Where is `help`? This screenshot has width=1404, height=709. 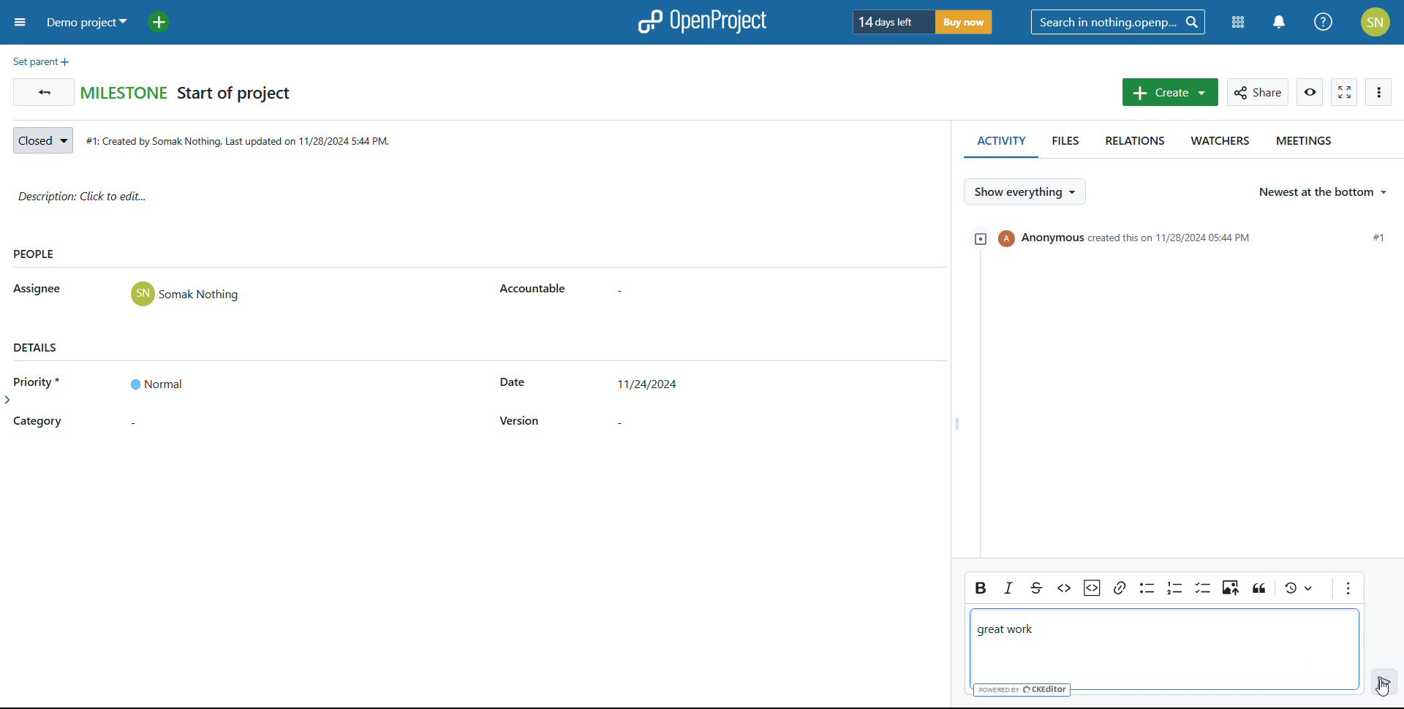
help is located at coordinates (1323, 22).